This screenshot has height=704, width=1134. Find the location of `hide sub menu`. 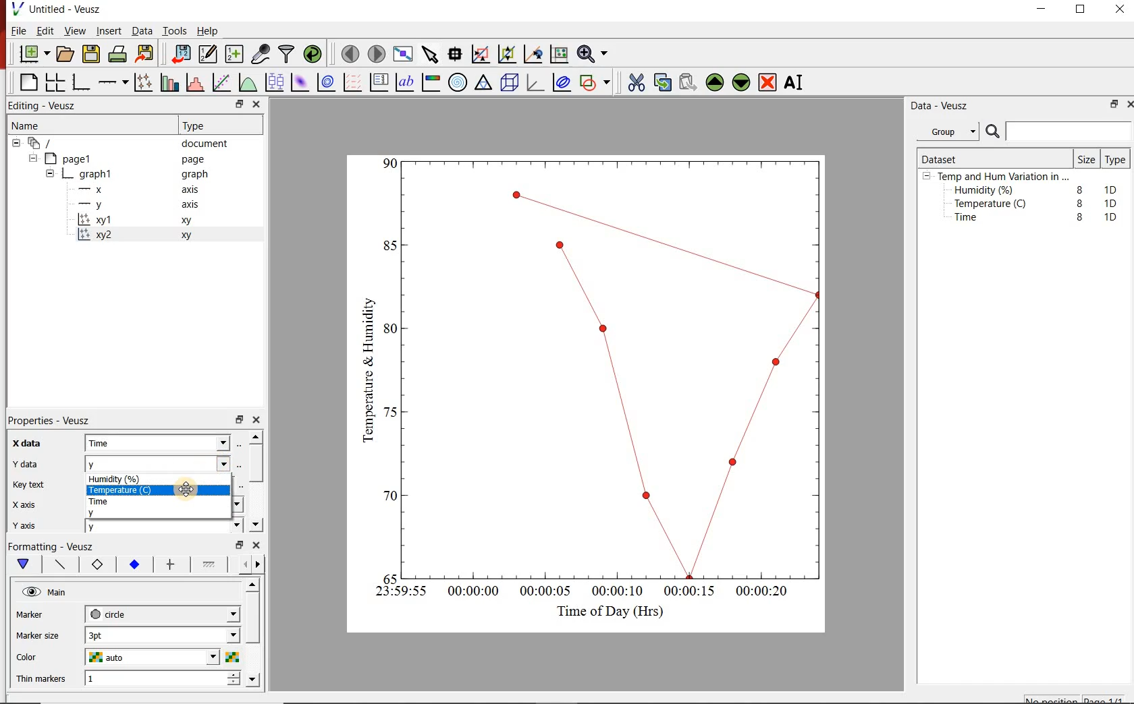

hide sub menu is located at coordinates (35, 160).